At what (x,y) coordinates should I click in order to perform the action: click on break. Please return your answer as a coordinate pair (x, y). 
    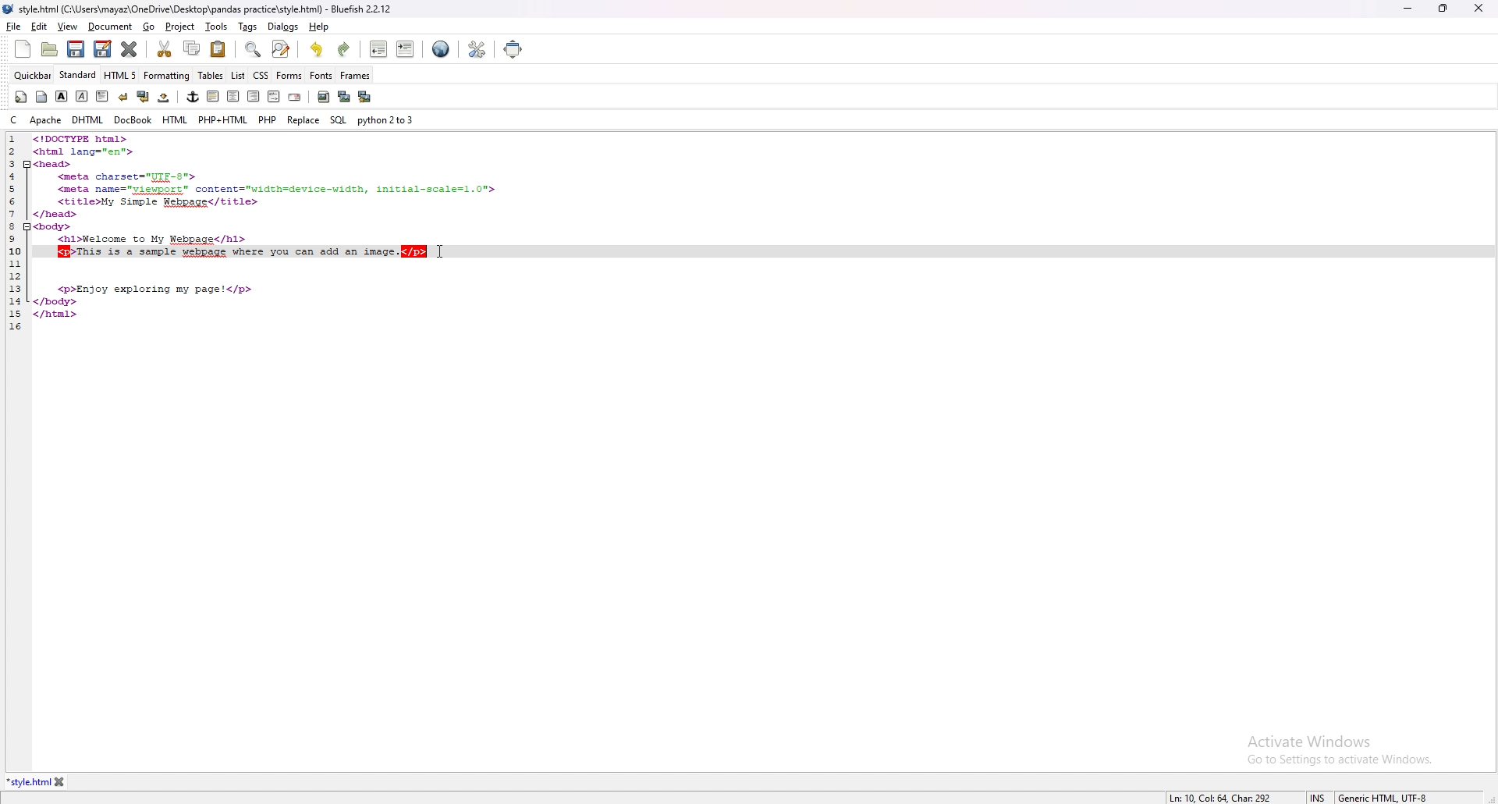
    Looking at the image, I should click on (123, 98).